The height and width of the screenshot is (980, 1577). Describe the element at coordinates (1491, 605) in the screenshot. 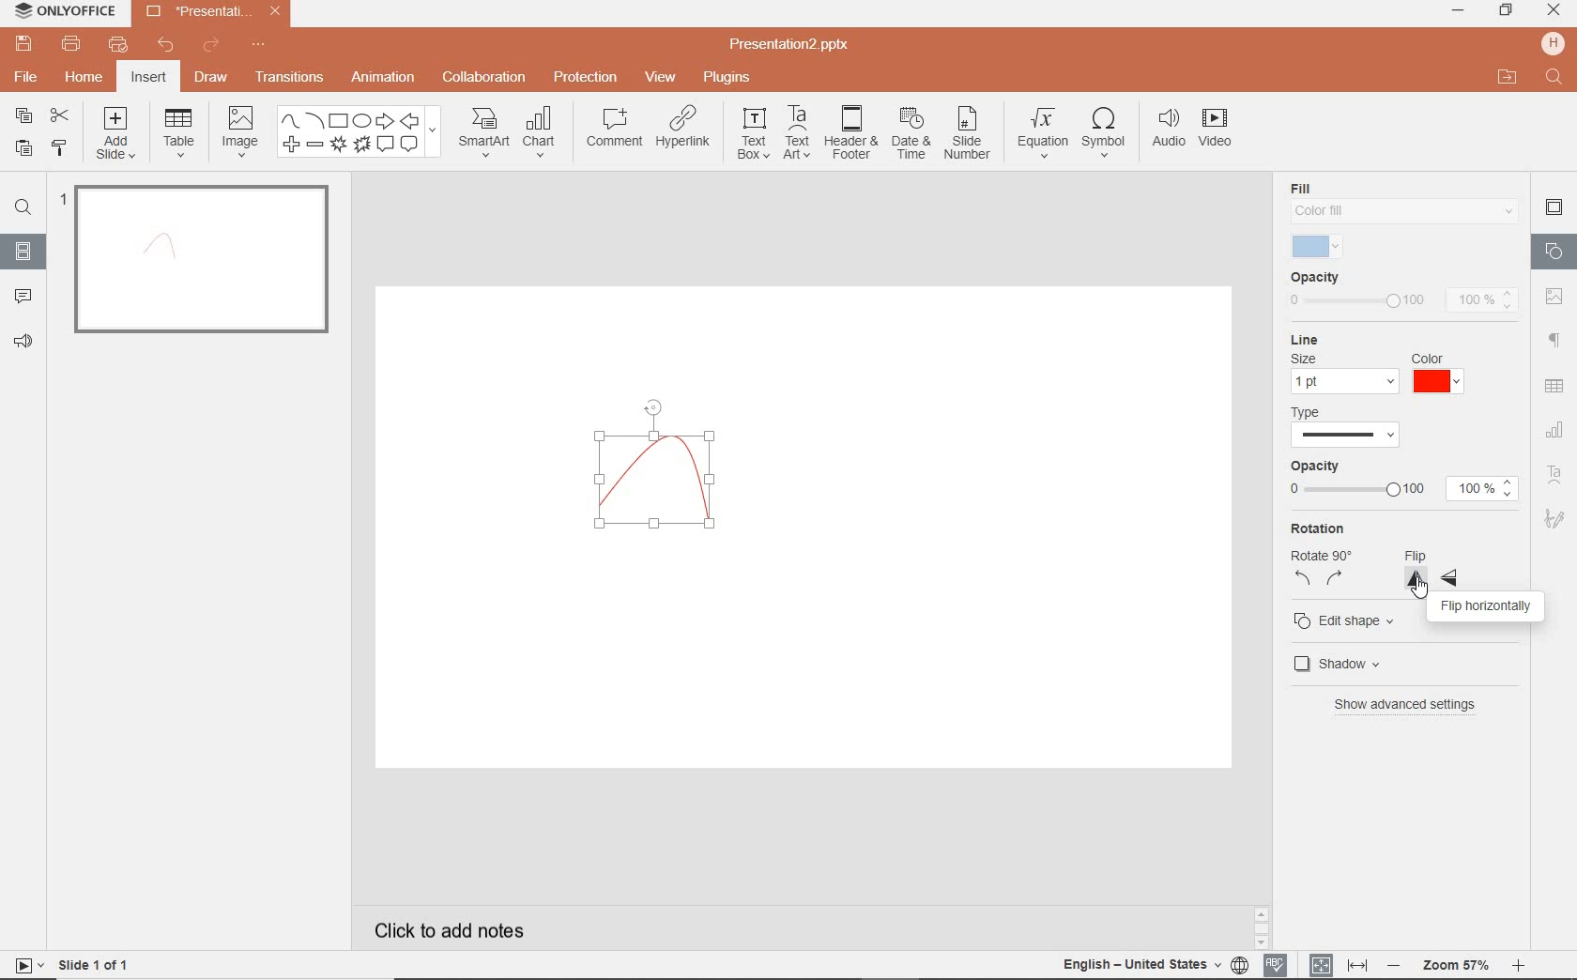

I see `flip horizontally` at that location.